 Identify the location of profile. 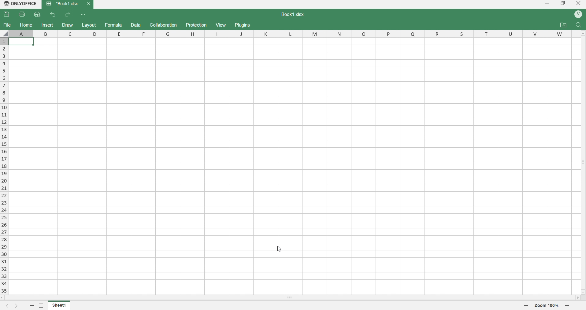
(578, 15).